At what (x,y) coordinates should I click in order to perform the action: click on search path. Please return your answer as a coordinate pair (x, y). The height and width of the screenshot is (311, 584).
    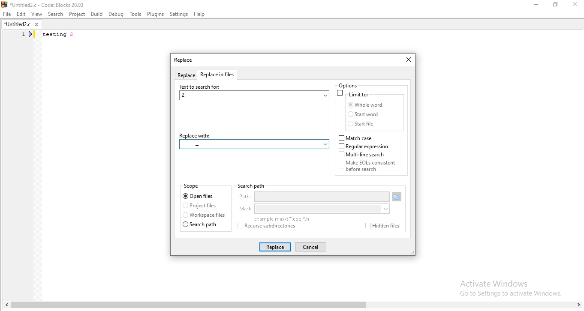
    Looking at the image, I should click on (250, 186).